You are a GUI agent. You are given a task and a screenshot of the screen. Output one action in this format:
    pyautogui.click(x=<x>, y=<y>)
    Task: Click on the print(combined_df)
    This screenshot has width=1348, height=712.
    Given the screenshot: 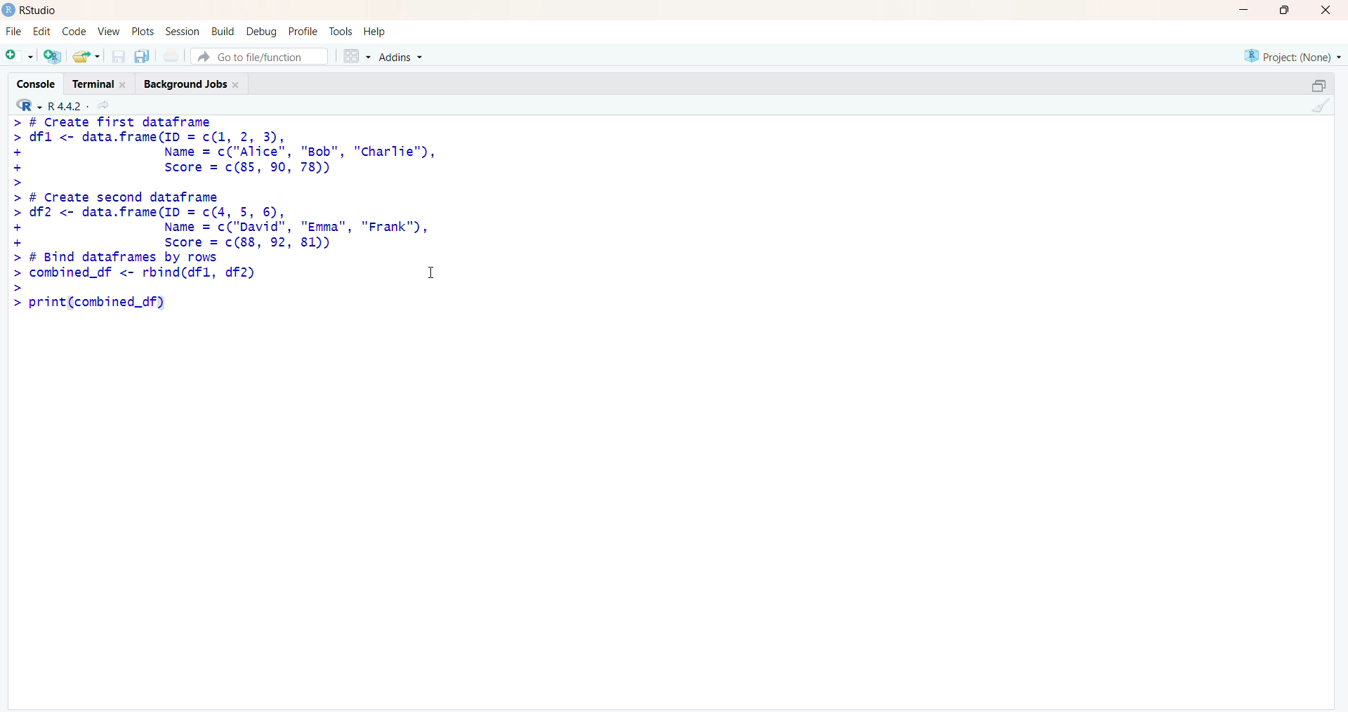 What is the action you would take?
    pyautogui.click(x=87, y=302)
    